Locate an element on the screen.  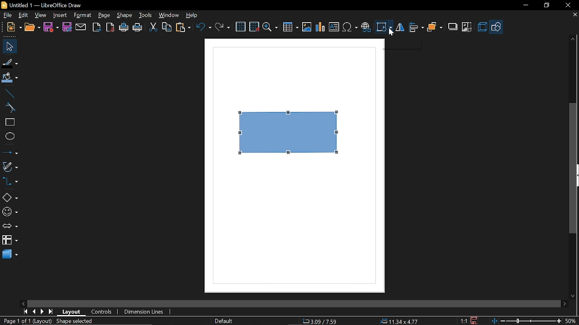
go to last page is located at coordinates (52, 312).